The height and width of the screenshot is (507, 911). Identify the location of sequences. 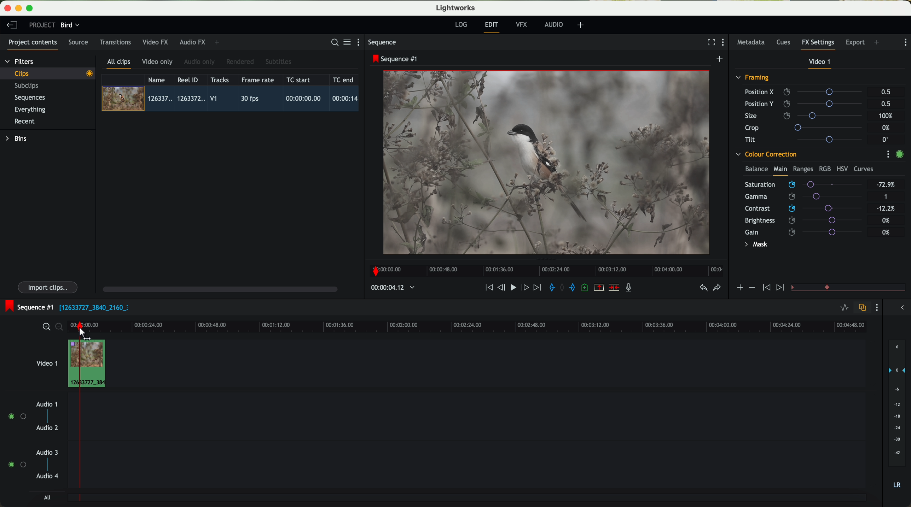
(30, 98).